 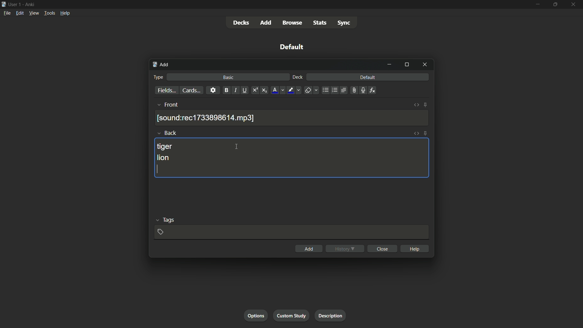 I want to click on history, so click(x=345, y=248).